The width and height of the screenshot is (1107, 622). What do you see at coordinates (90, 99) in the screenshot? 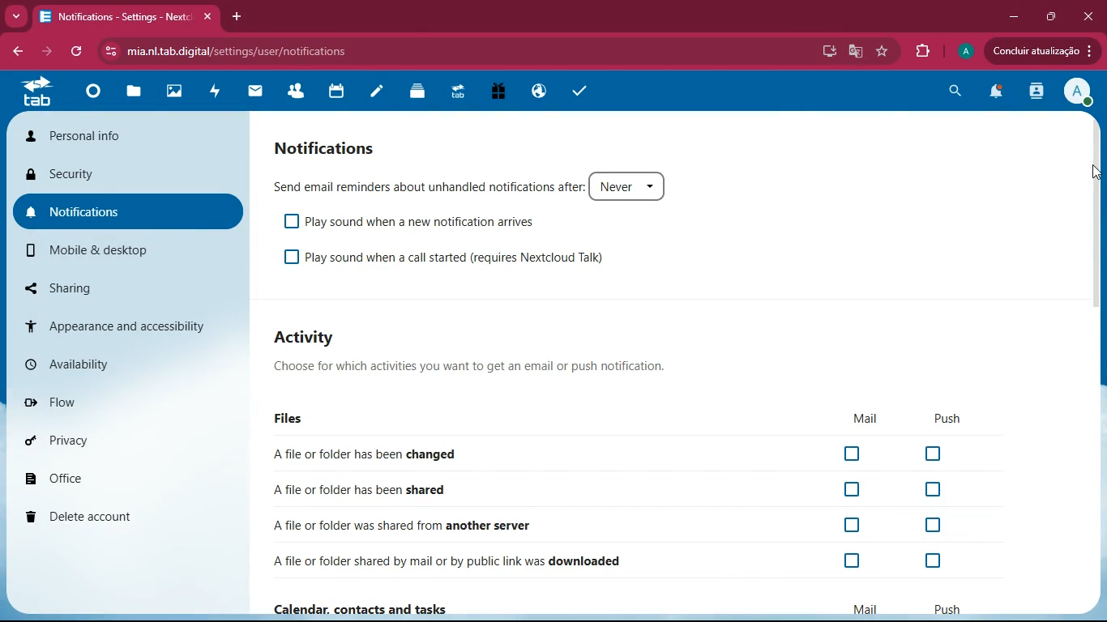
I see `home` at bounding box center [90, 99].